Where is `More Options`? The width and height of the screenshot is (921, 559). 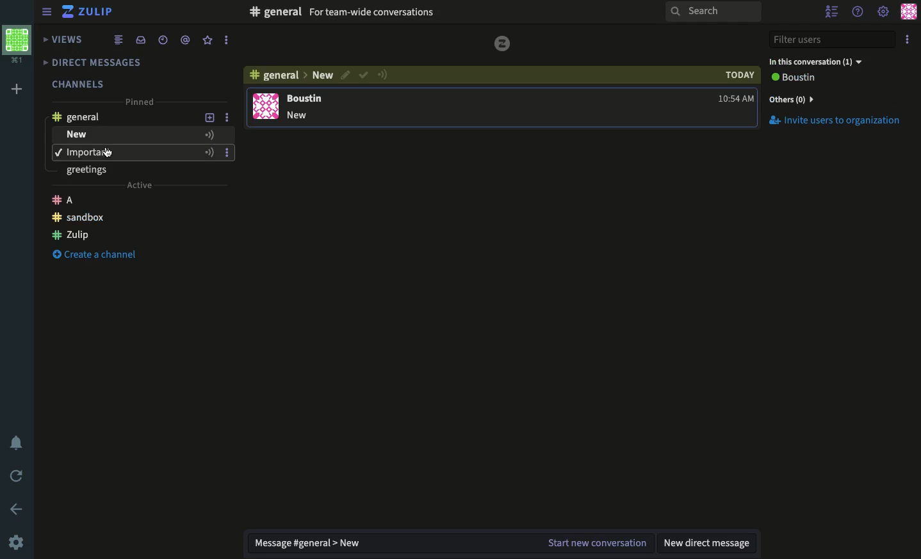
More Options is located at coordinates (231, 152).